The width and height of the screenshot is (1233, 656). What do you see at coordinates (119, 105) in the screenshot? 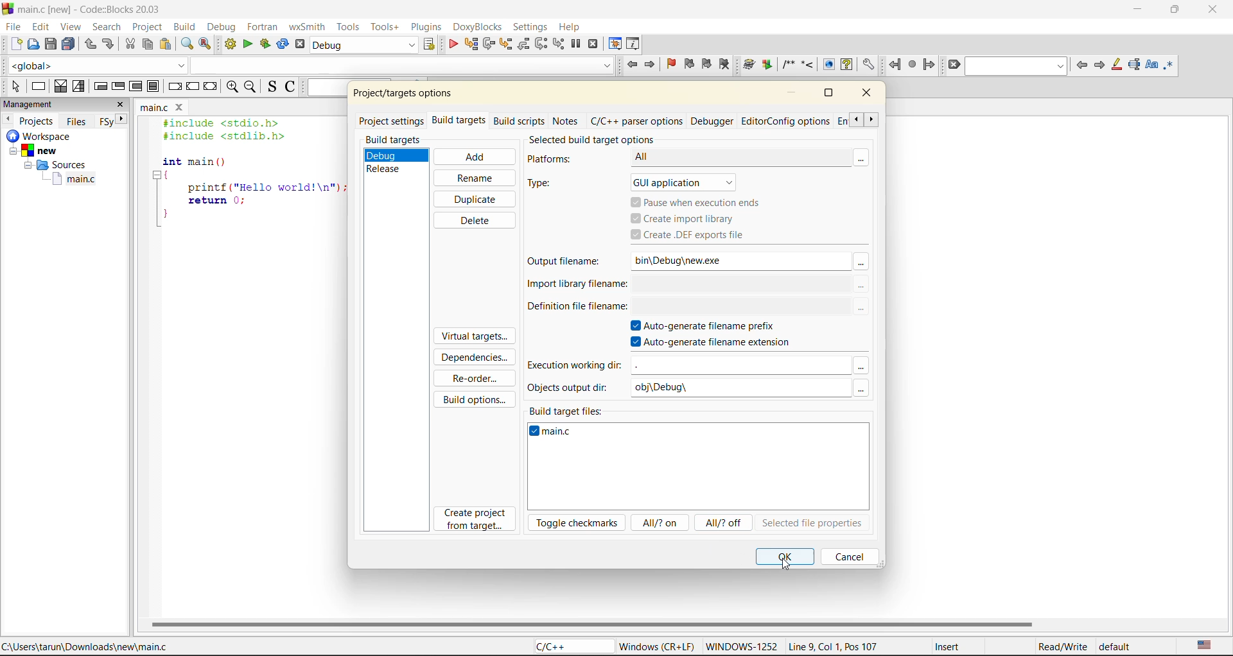
I see `close` at bounding box center [119, 105].